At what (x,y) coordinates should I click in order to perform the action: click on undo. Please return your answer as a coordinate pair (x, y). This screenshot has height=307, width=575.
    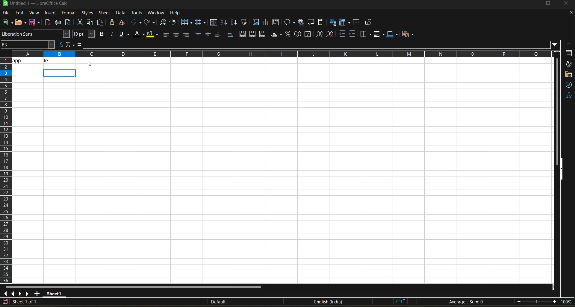
    Looking at the image, I should click on (135, 22).